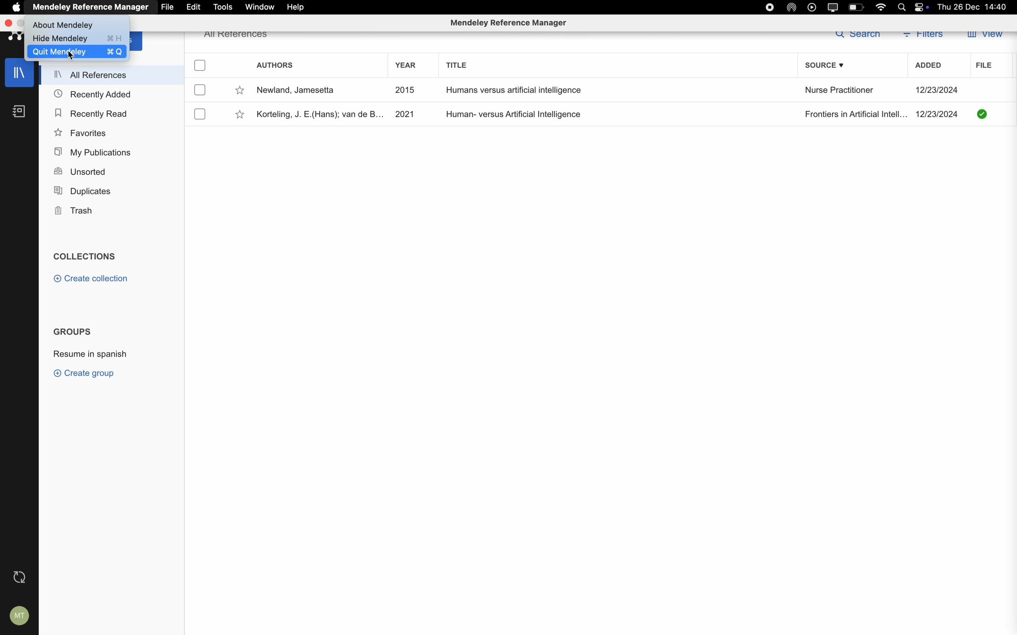  What do you see at coordinates (275, 64) in the screenshot?
I see `authors` at bounding box center [275, 64].